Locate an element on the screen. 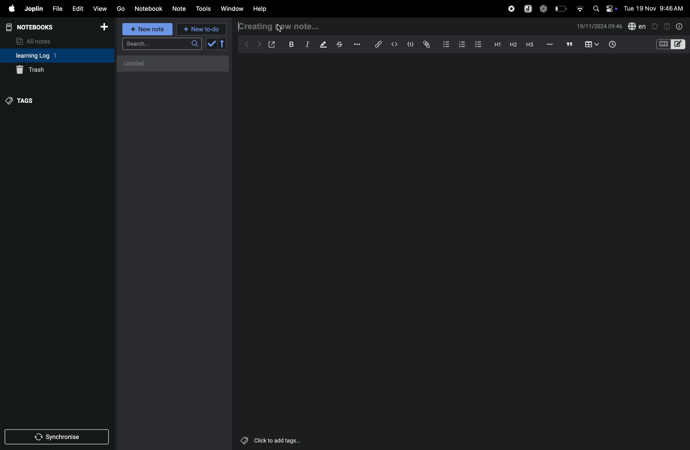 Image resolution: width=690 pixels, height=450 pixels. add is located at coordinates (104, 29).